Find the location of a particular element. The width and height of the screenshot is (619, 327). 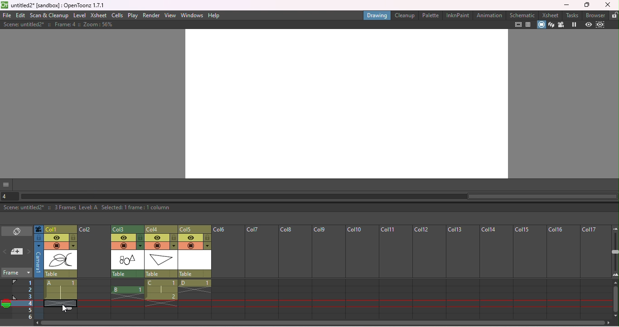

Palette is located at coordinates (431, 15).